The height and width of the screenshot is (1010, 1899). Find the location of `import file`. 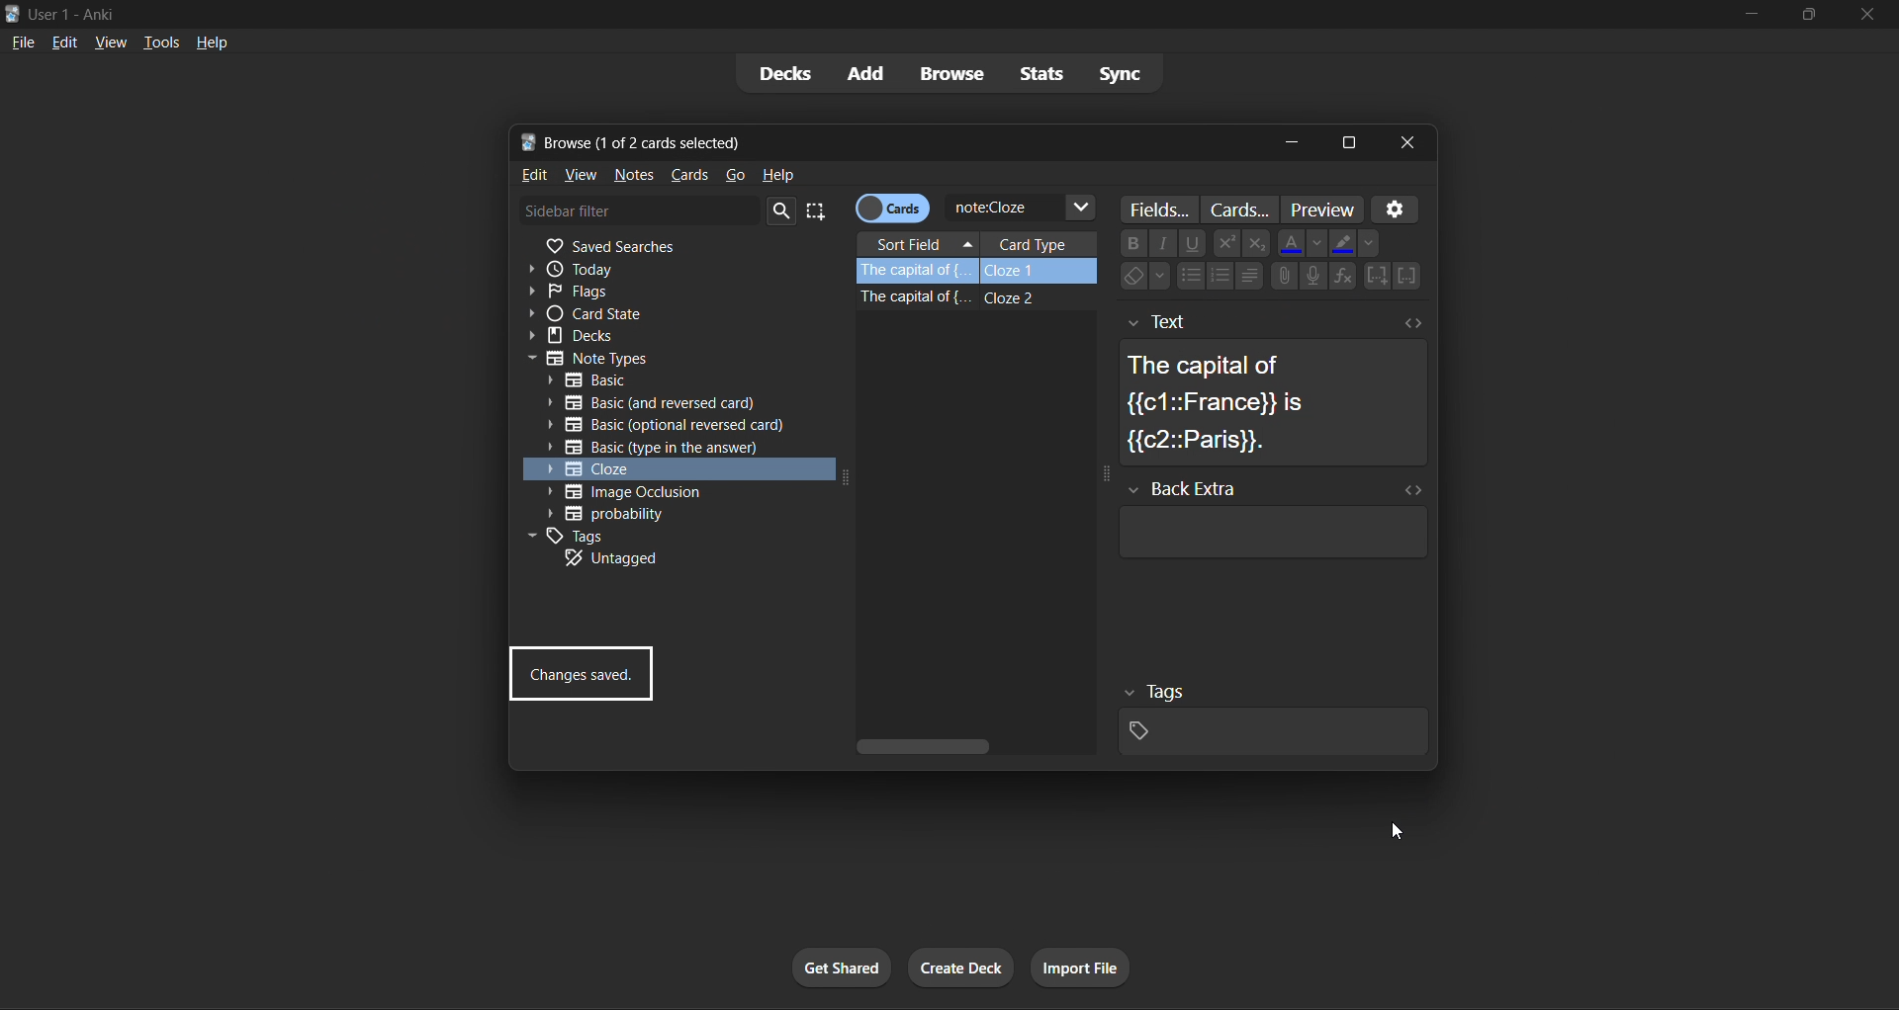

import file is located at coordinates (1082, 964).